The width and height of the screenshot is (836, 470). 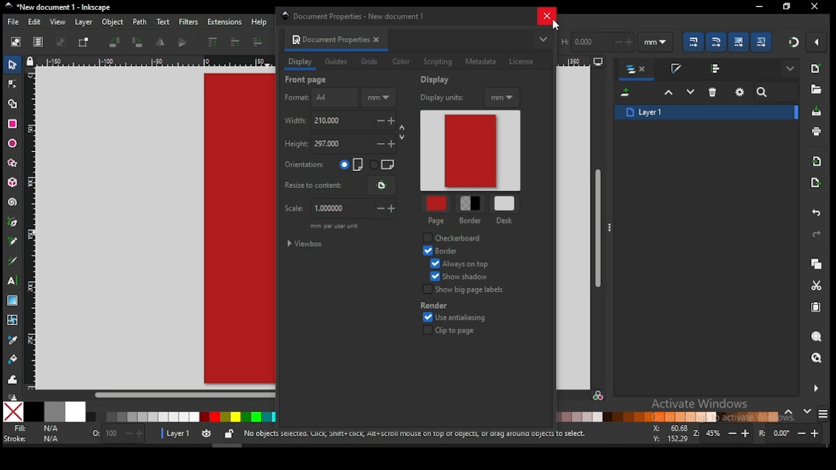 What do you see at coordinates (793, 433) in the screenshot?
I see `rotation` at bounding box center [793, 433].